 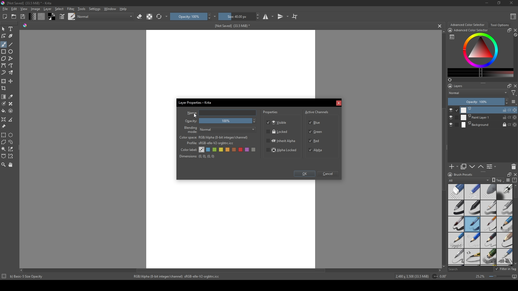 What do you see at coordinates (508, 86) in the screenshot?
I see `maximize` at bounding box center [508, 86].